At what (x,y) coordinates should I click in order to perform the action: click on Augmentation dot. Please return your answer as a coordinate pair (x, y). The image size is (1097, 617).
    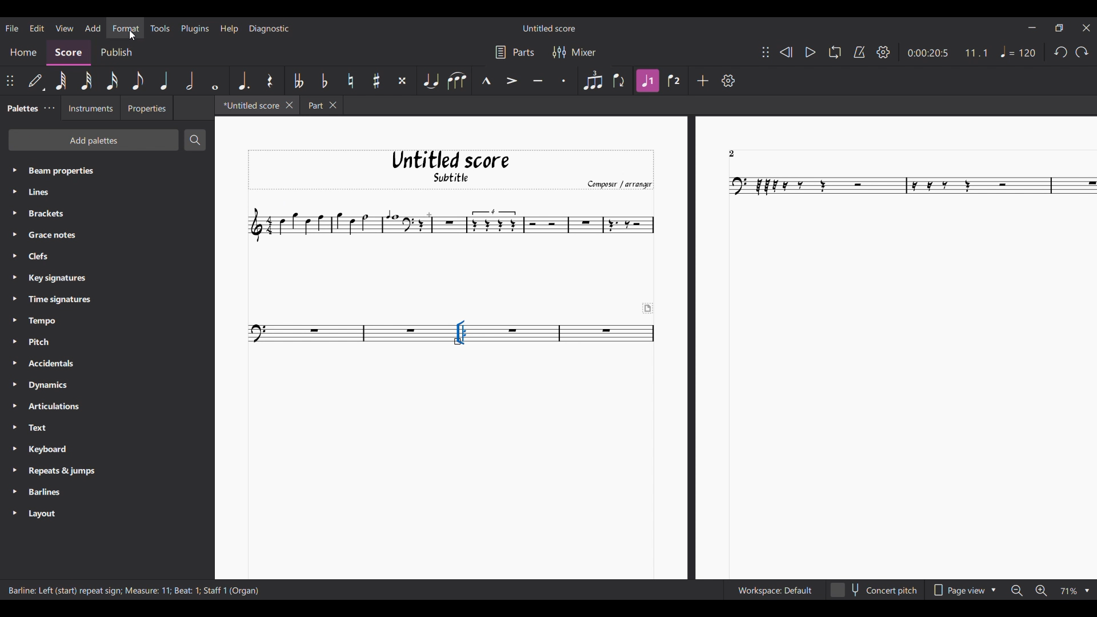
    Looking at the image, I should click on (243, 81).